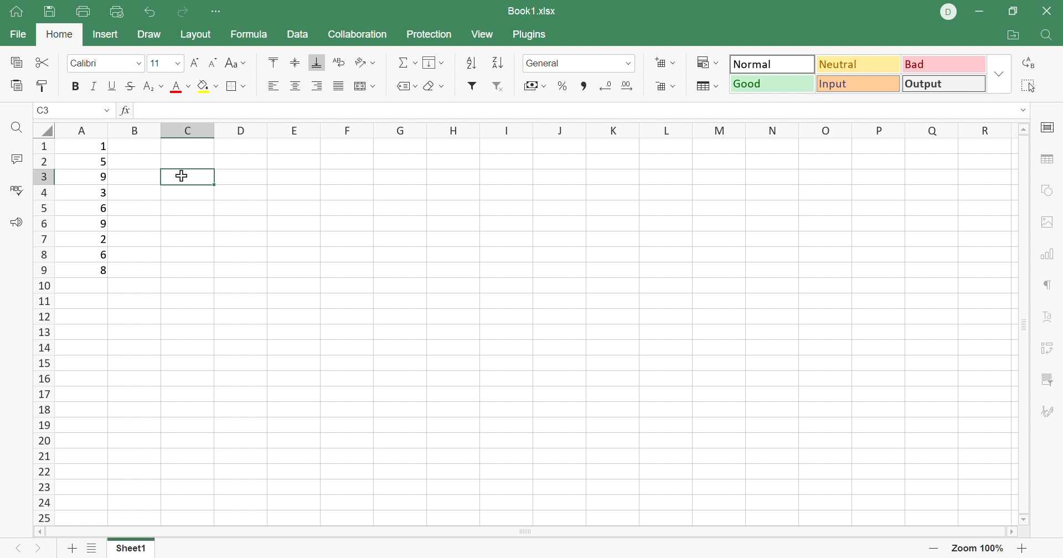  What do you see at coordinates (949, 14) in the screenshot?
I see `DELL` at bounding box center [949, 14].